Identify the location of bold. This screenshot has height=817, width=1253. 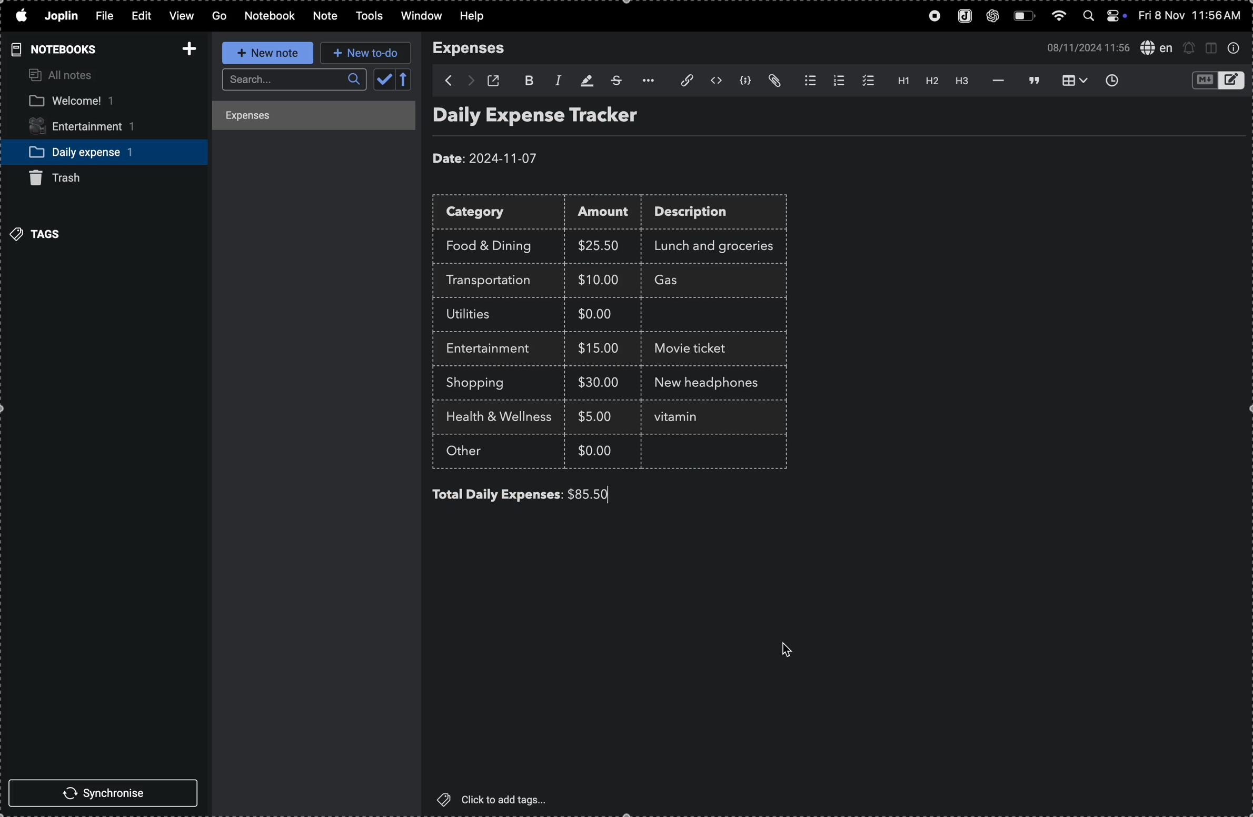
(528, 79).